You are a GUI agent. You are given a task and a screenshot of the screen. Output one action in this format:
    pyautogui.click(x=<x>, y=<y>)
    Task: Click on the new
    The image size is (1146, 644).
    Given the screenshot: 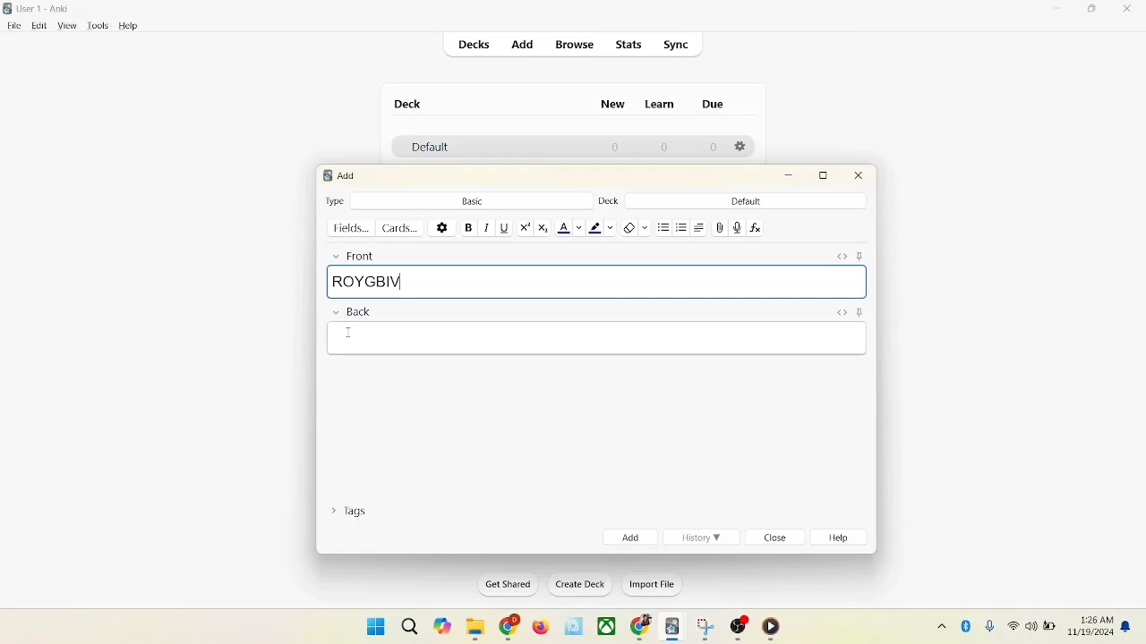 What is the action you would take?
    pyautogui.click(x=613, y=106)
    